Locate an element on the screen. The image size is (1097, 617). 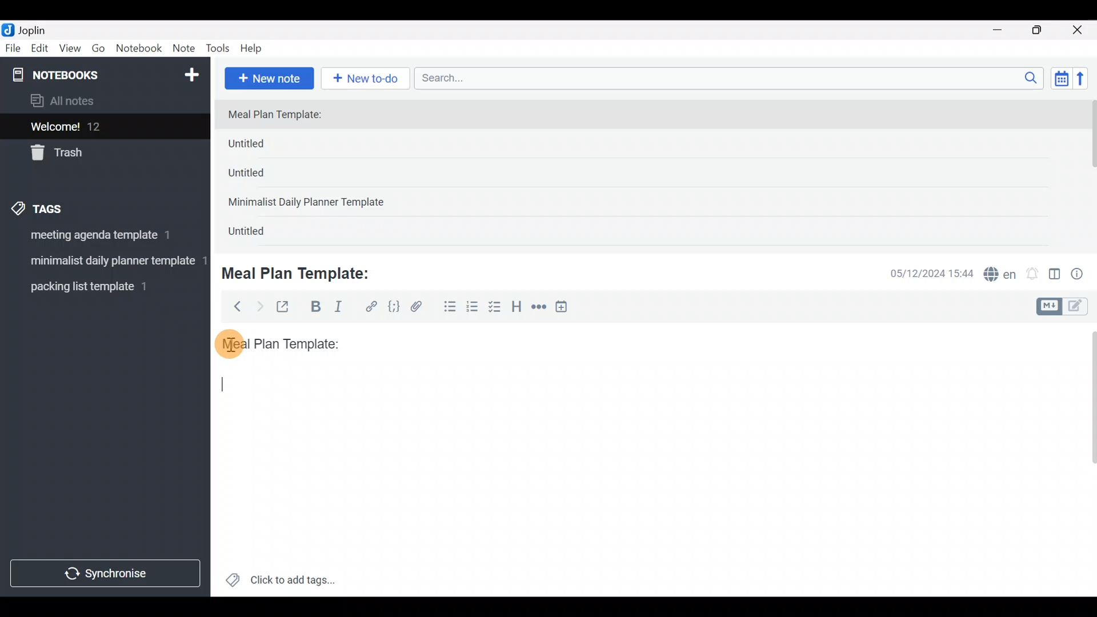
cursor is located at coordinates (229, 343).